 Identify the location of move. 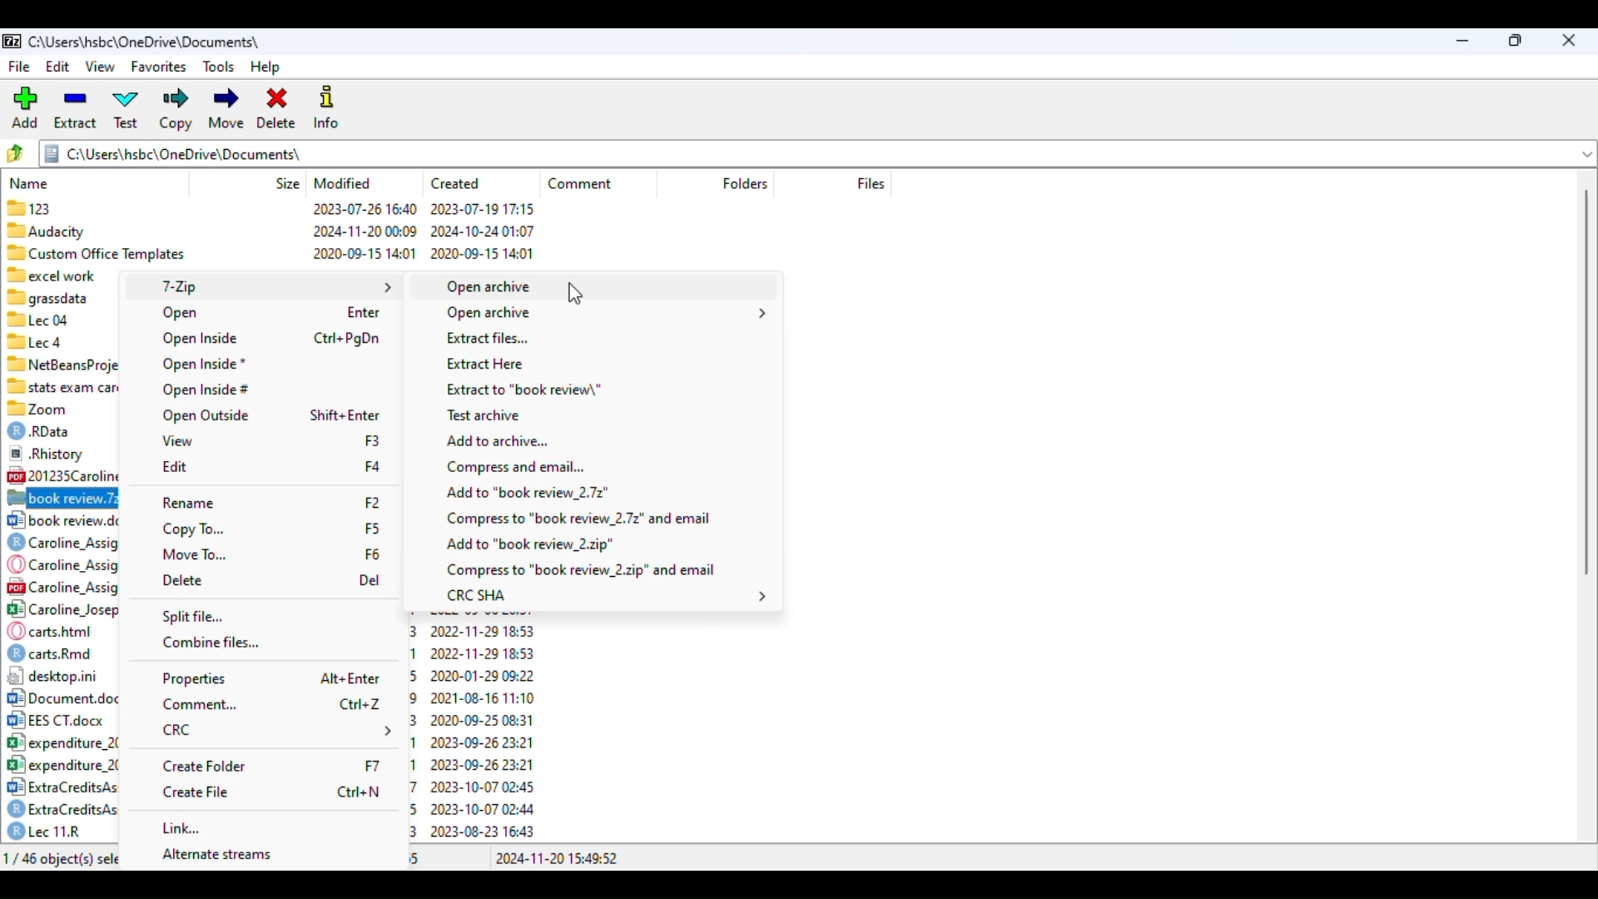
(226, 111).